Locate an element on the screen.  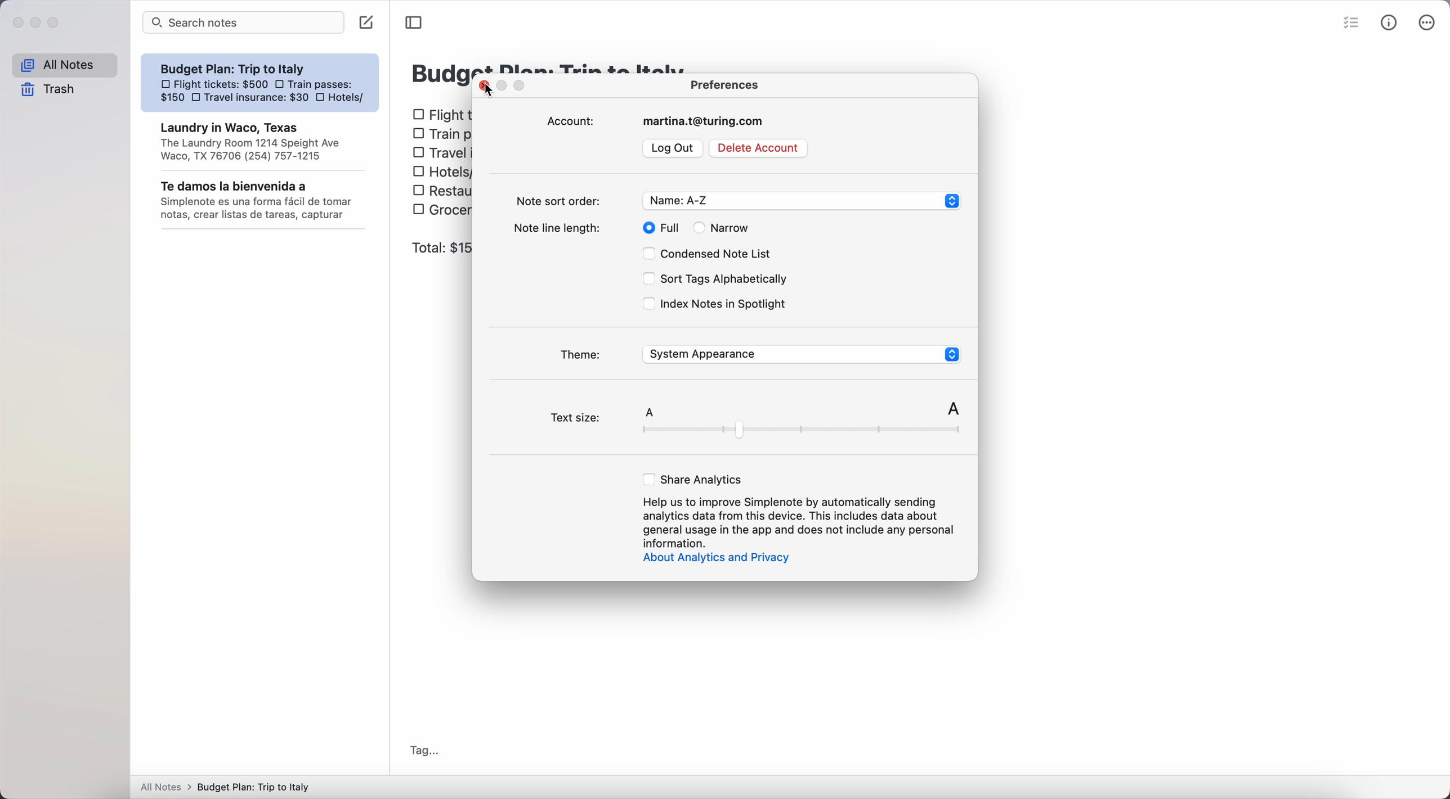
close is located at coordinates (484, 91).